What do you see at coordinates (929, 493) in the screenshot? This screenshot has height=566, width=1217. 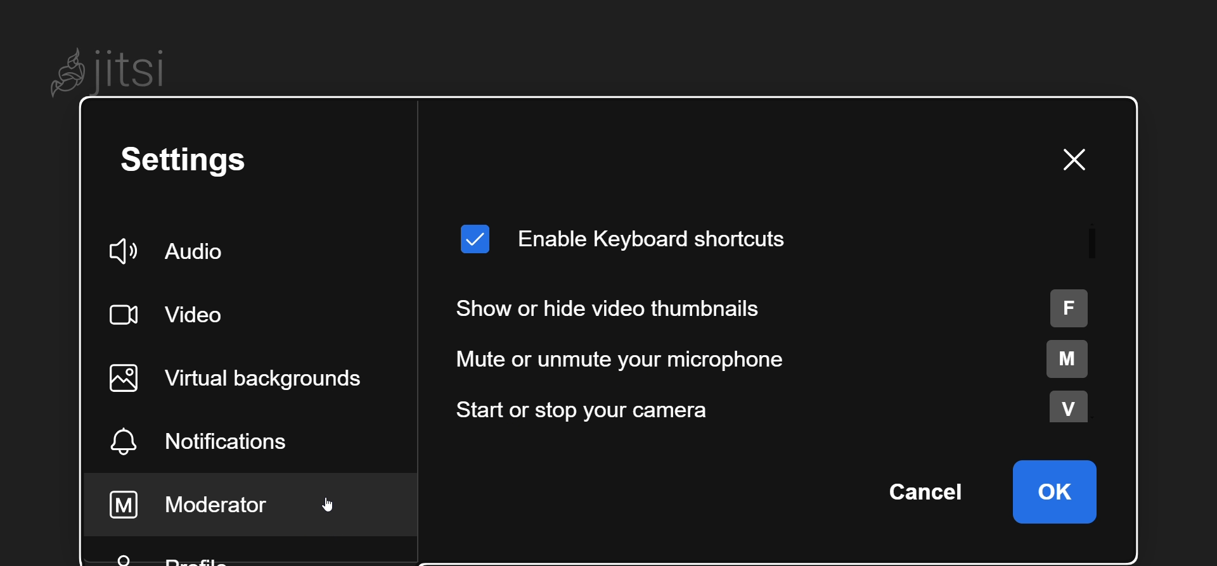 I see `cancel` at bounding box center [929, 493].